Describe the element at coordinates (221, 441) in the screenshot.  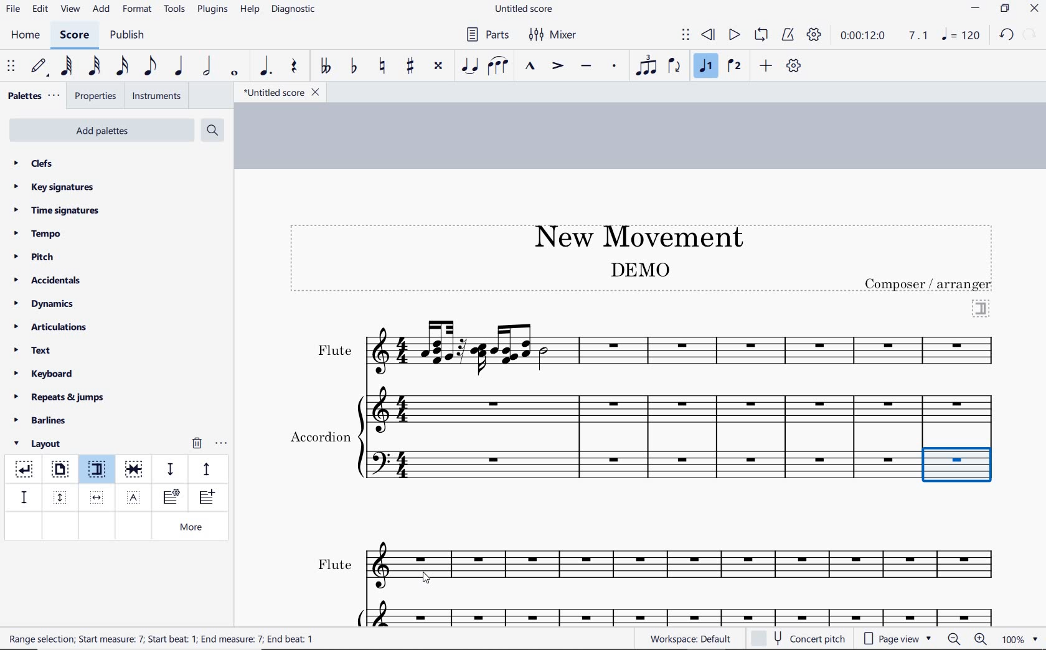
I see `options` at that location.